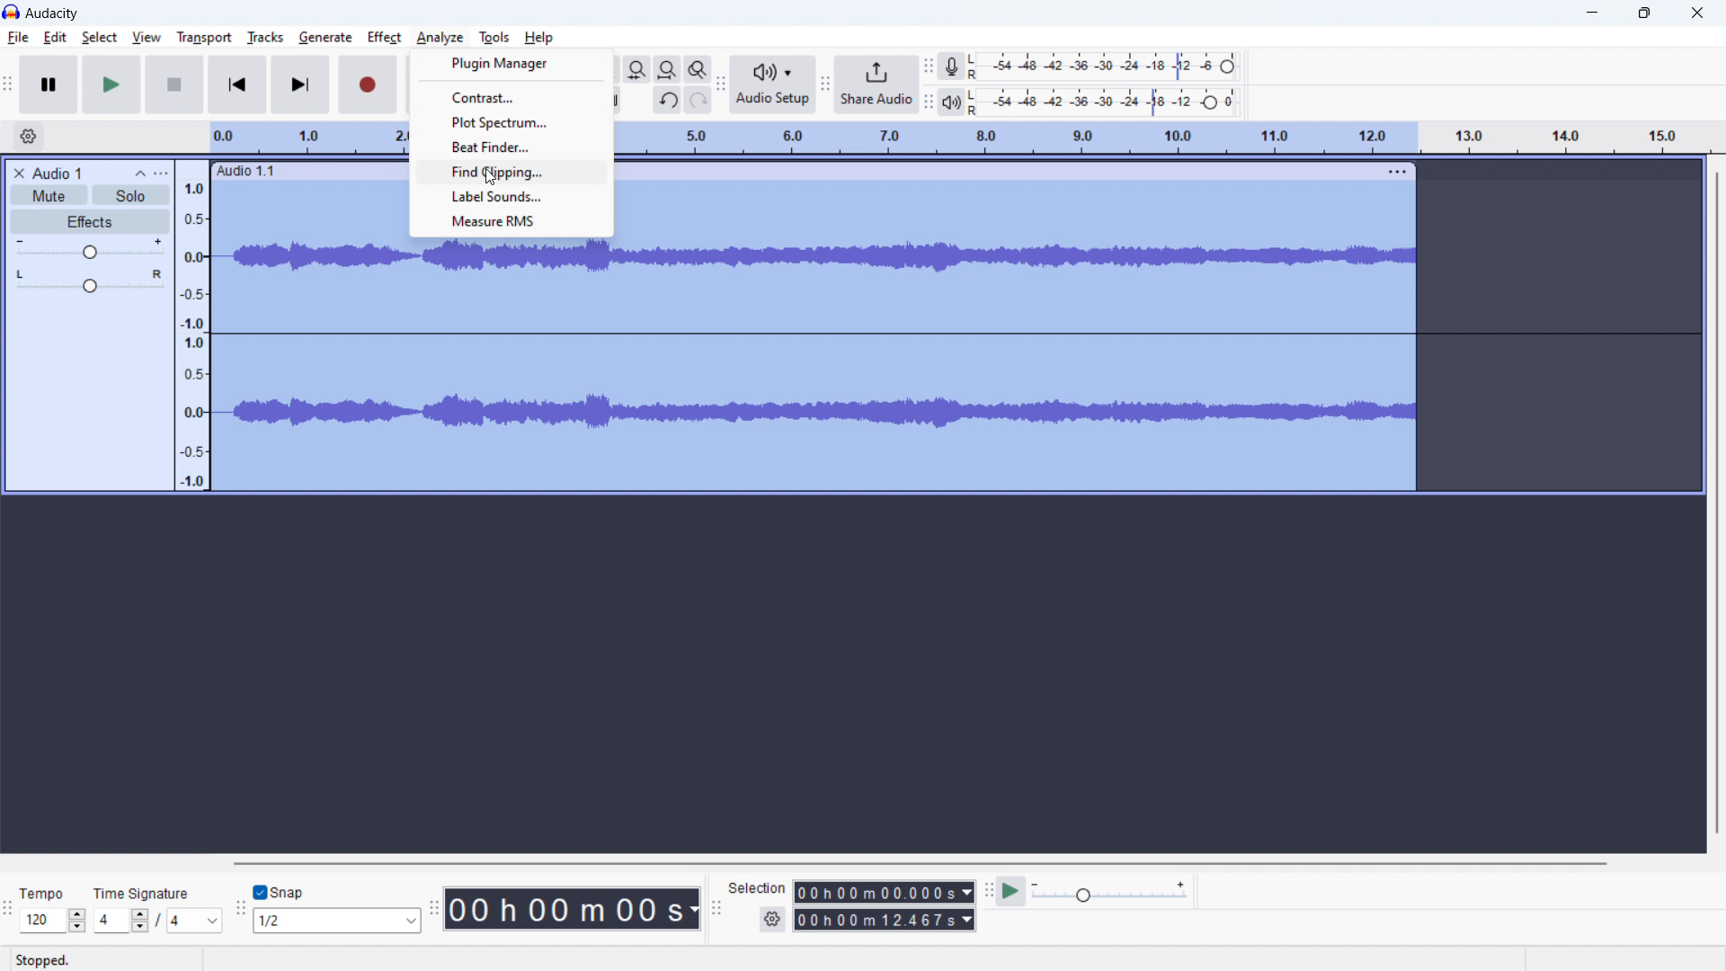 The image size is (1726, 971). Describe the element at coordinates (1589, 13) in the screenshot. I see `minimize` at that location.